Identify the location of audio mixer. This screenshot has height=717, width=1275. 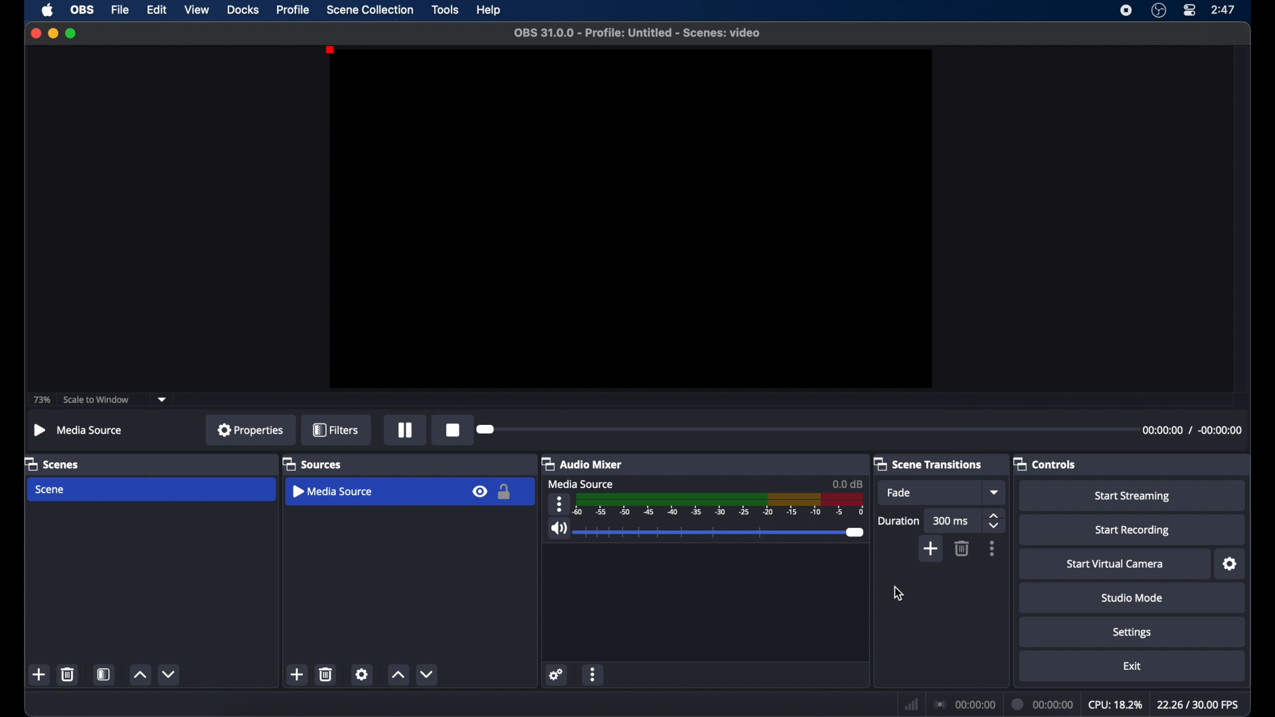
(582, 463).